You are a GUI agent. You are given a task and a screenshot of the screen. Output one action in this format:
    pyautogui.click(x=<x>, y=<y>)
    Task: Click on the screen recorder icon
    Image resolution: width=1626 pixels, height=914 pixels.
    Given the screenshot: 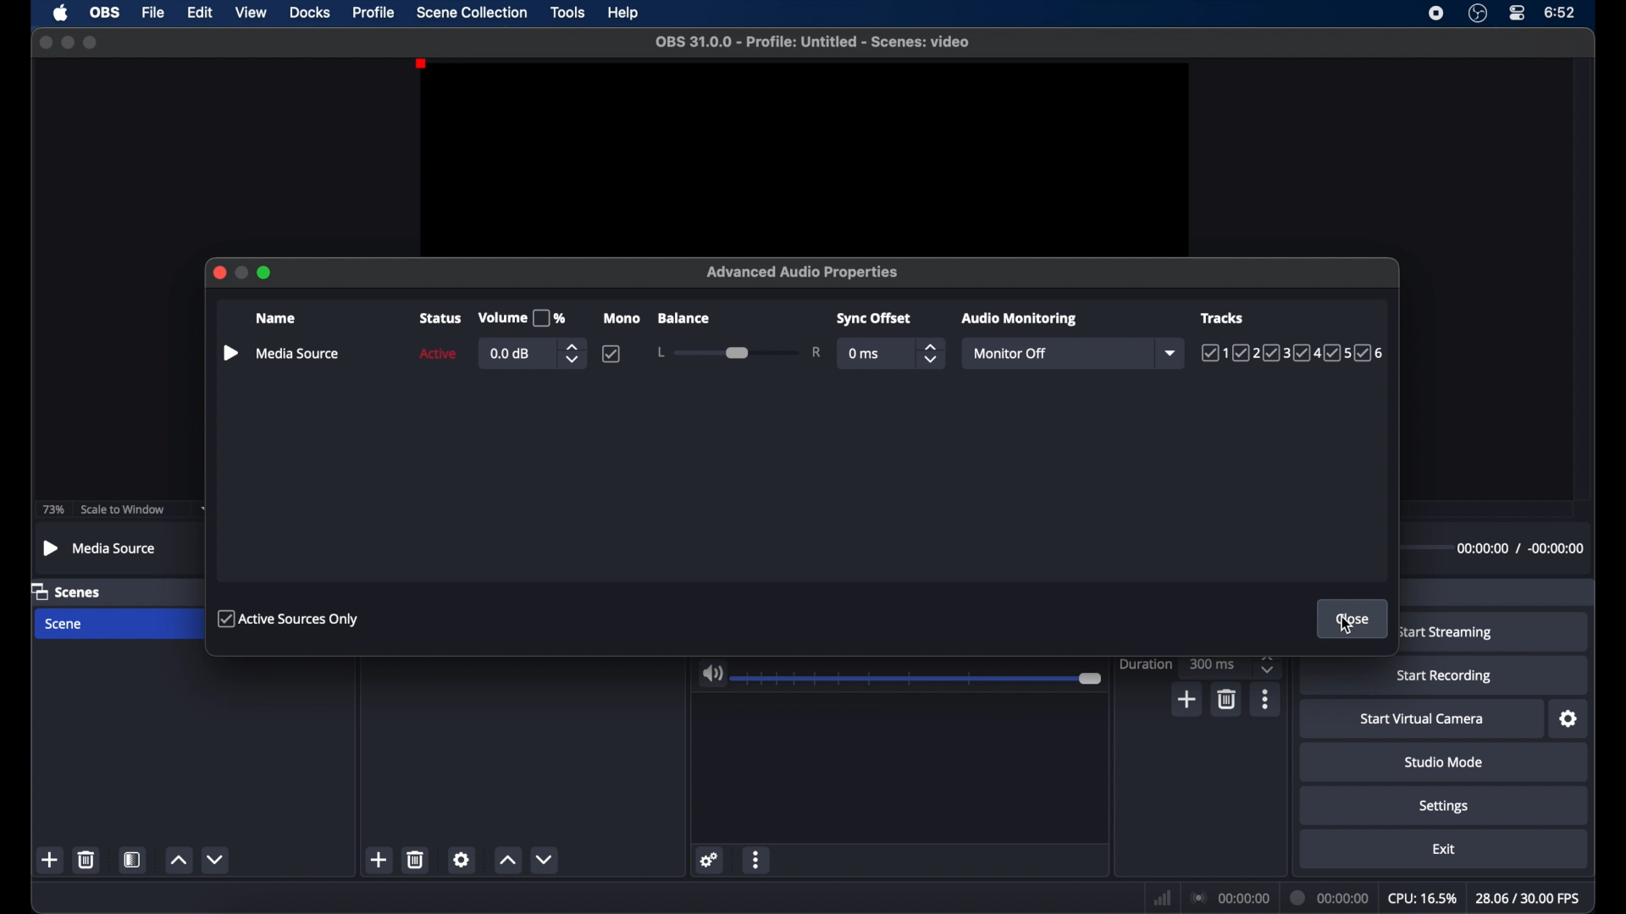 What is the action you would take?
    pyautogui.click(x=1436, y=14)
    